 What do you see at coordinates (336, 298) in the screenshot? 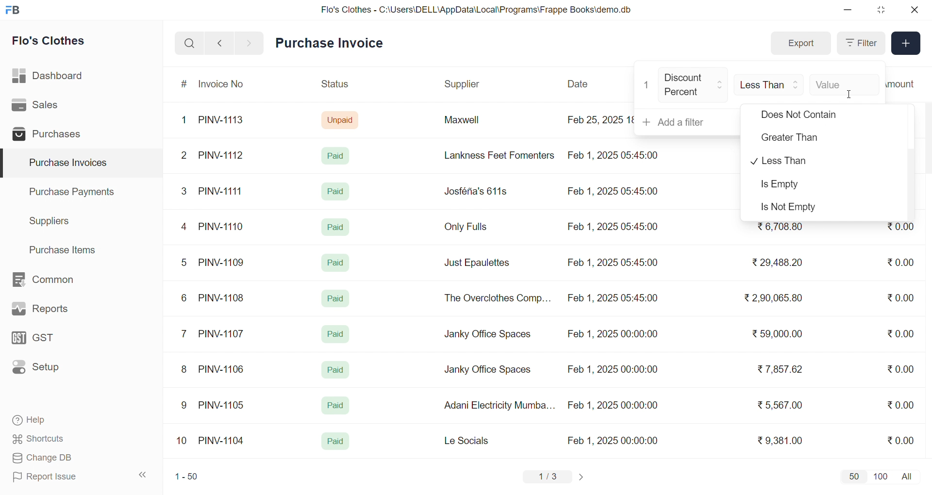
I see `Paid` at bounding box center [336, 298].